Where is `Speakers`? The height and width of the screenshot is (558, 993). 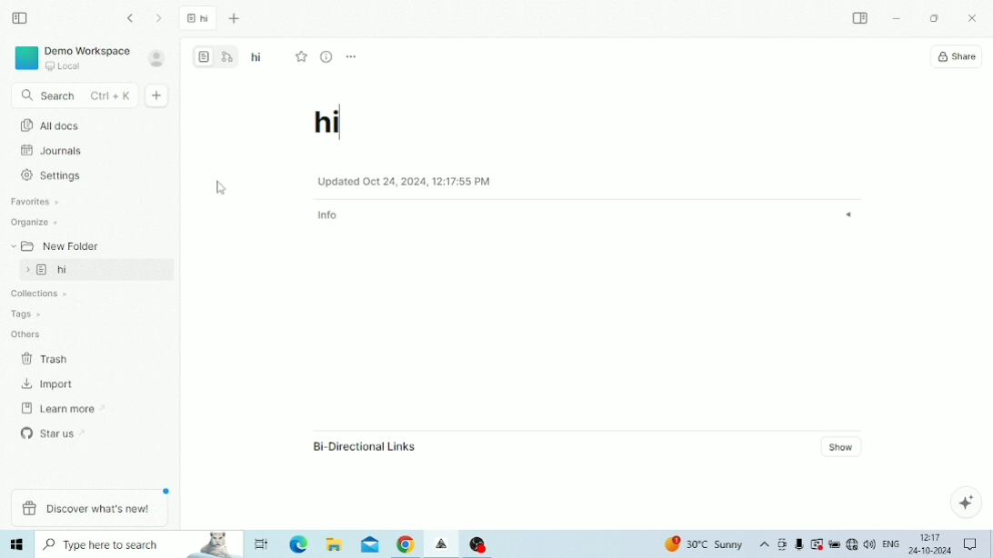 Speakers is located at coordinates (869, 543).